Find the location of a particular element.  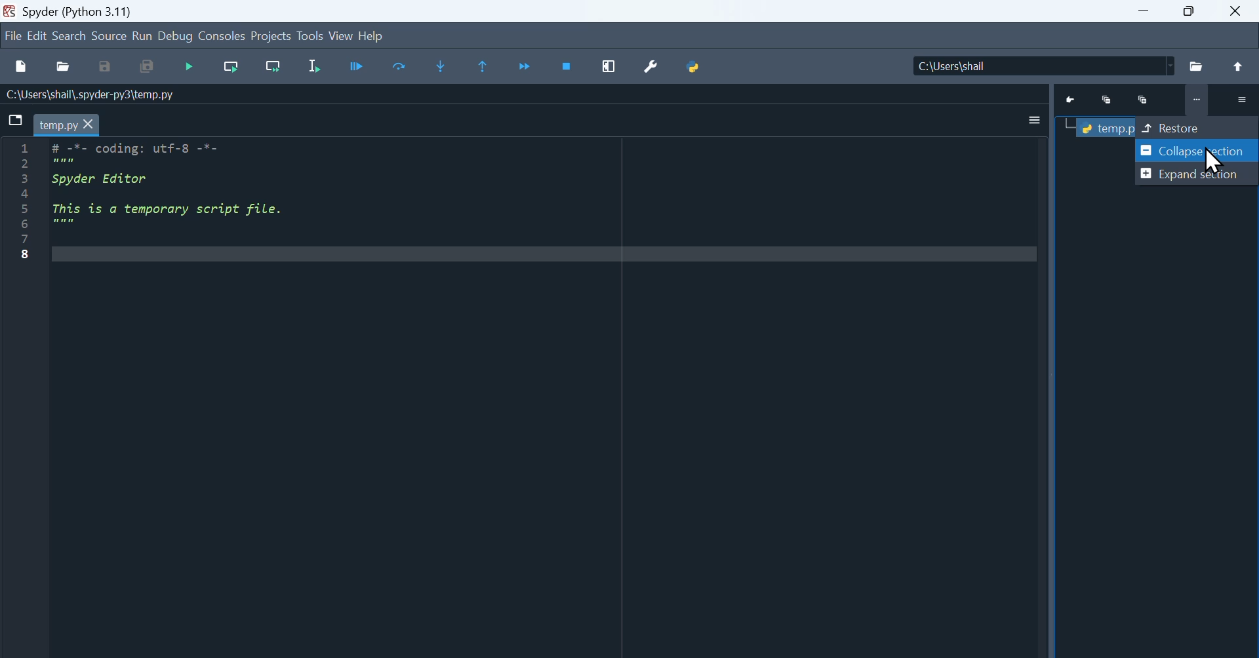

More options is located at coordinates (1239, 99).